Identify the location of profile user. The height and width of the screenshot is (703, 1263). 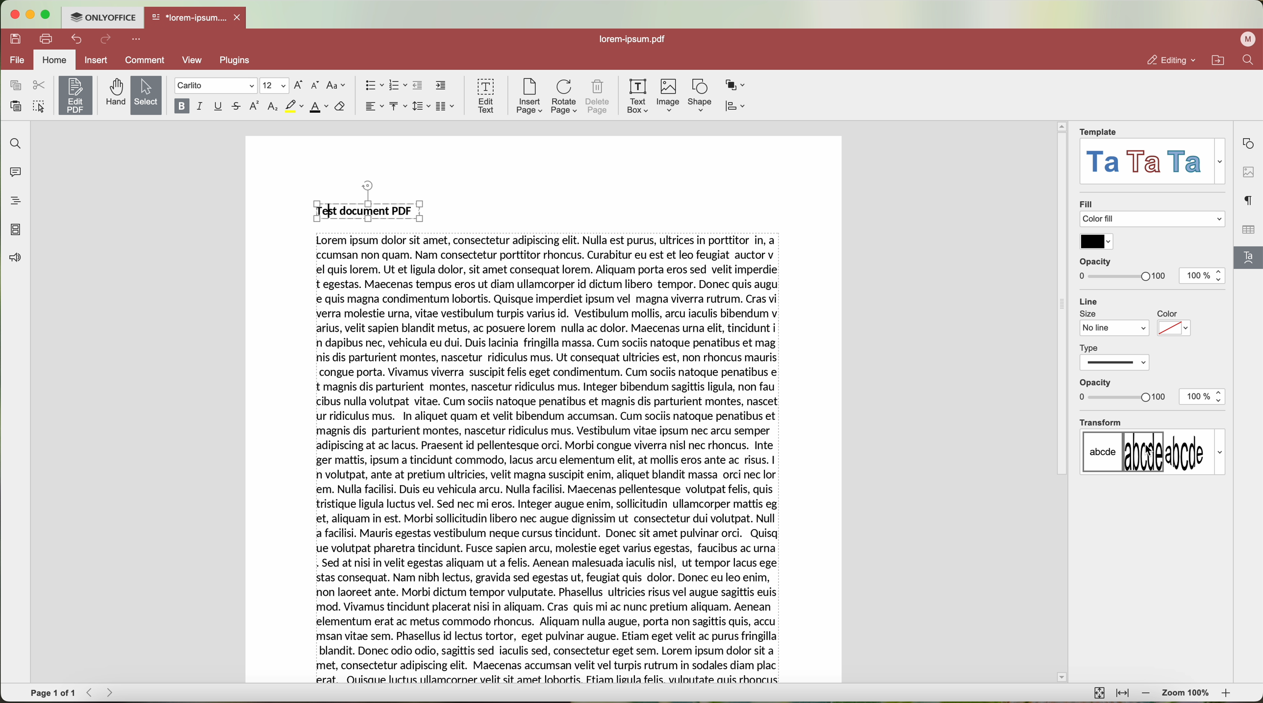
(1249, 40).